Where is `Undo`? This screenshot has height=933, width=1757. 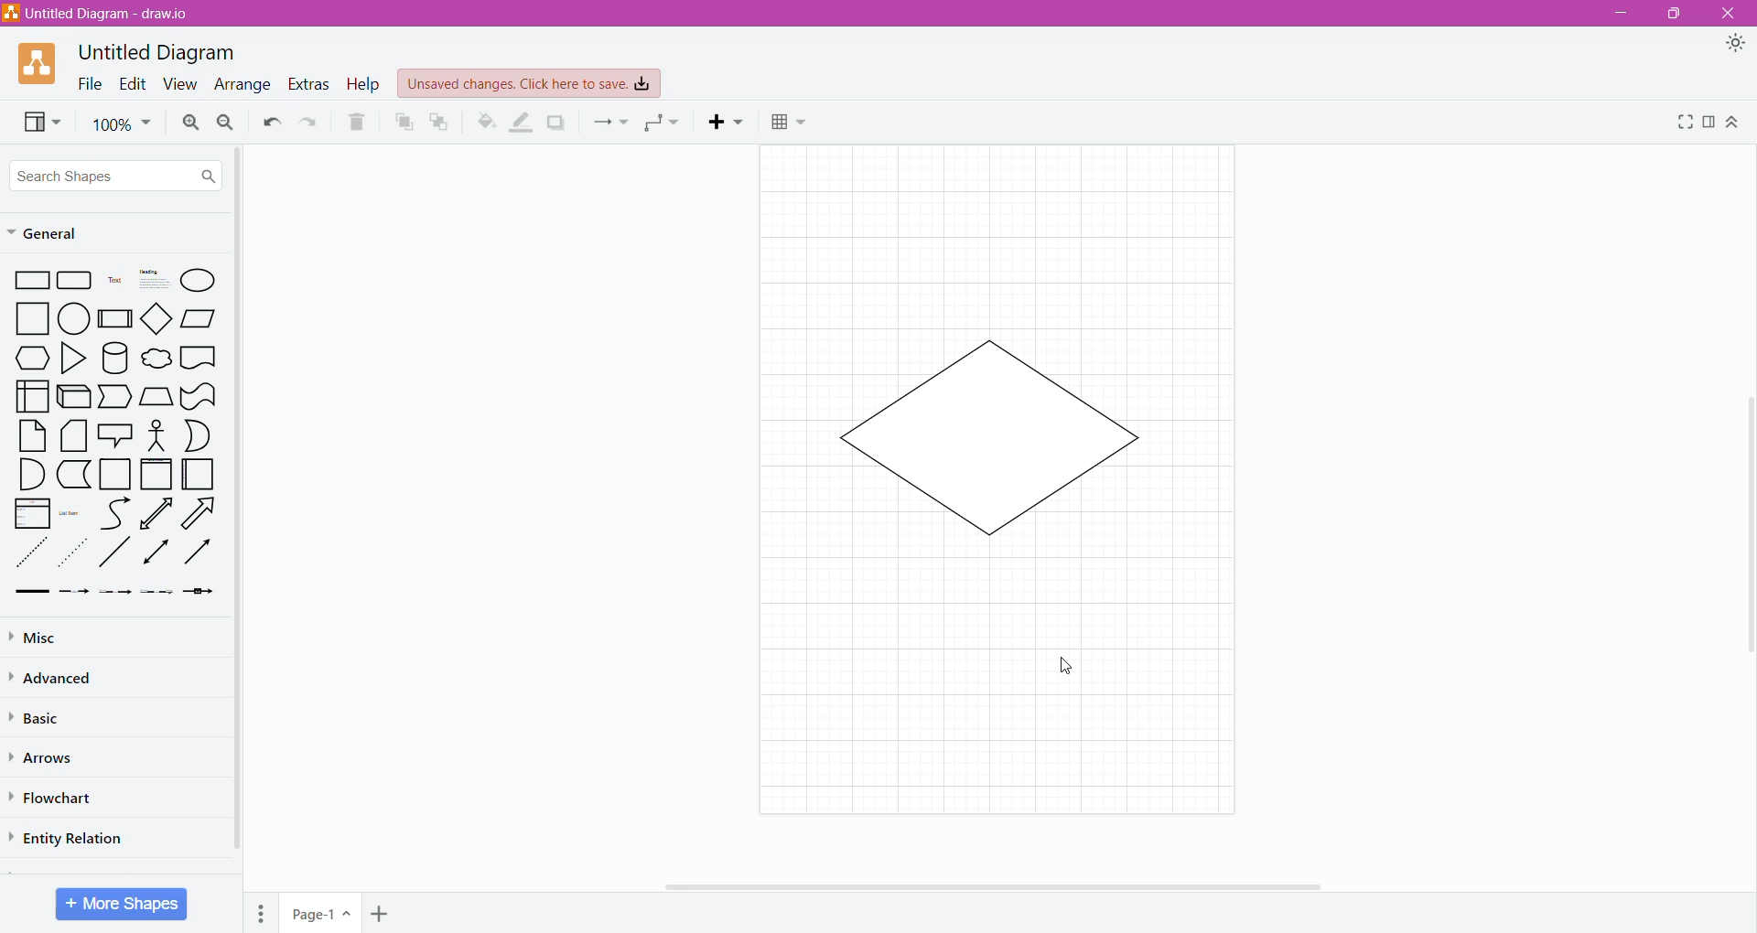
Undo is located at coordinates (272, 123).